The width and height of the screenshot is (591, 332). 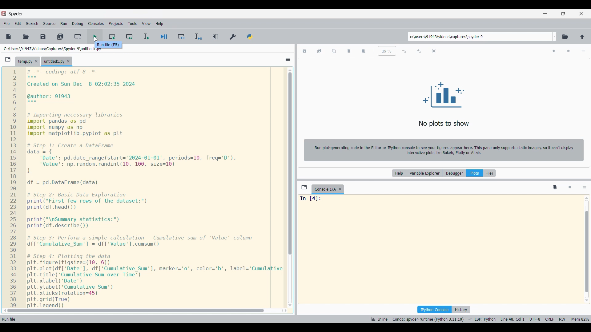 What do you see at coordinates (378, 319) in the screenshot?
I see `inline` at bounding box center [378, 319].